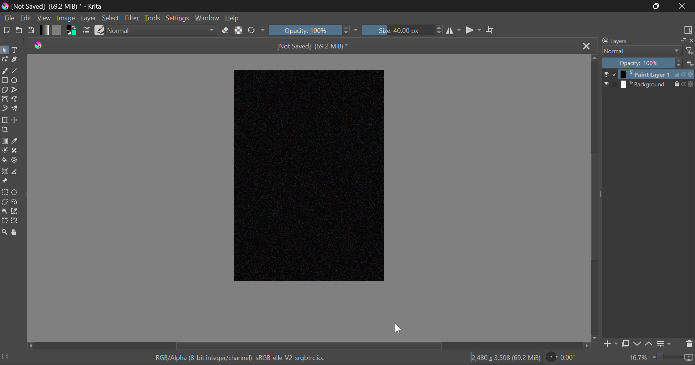 Image resolution: width=695 pixels, height=365 pixels. Describe the element at coordinates (490, 30) in the screenshot. I see `Crop` at that location.